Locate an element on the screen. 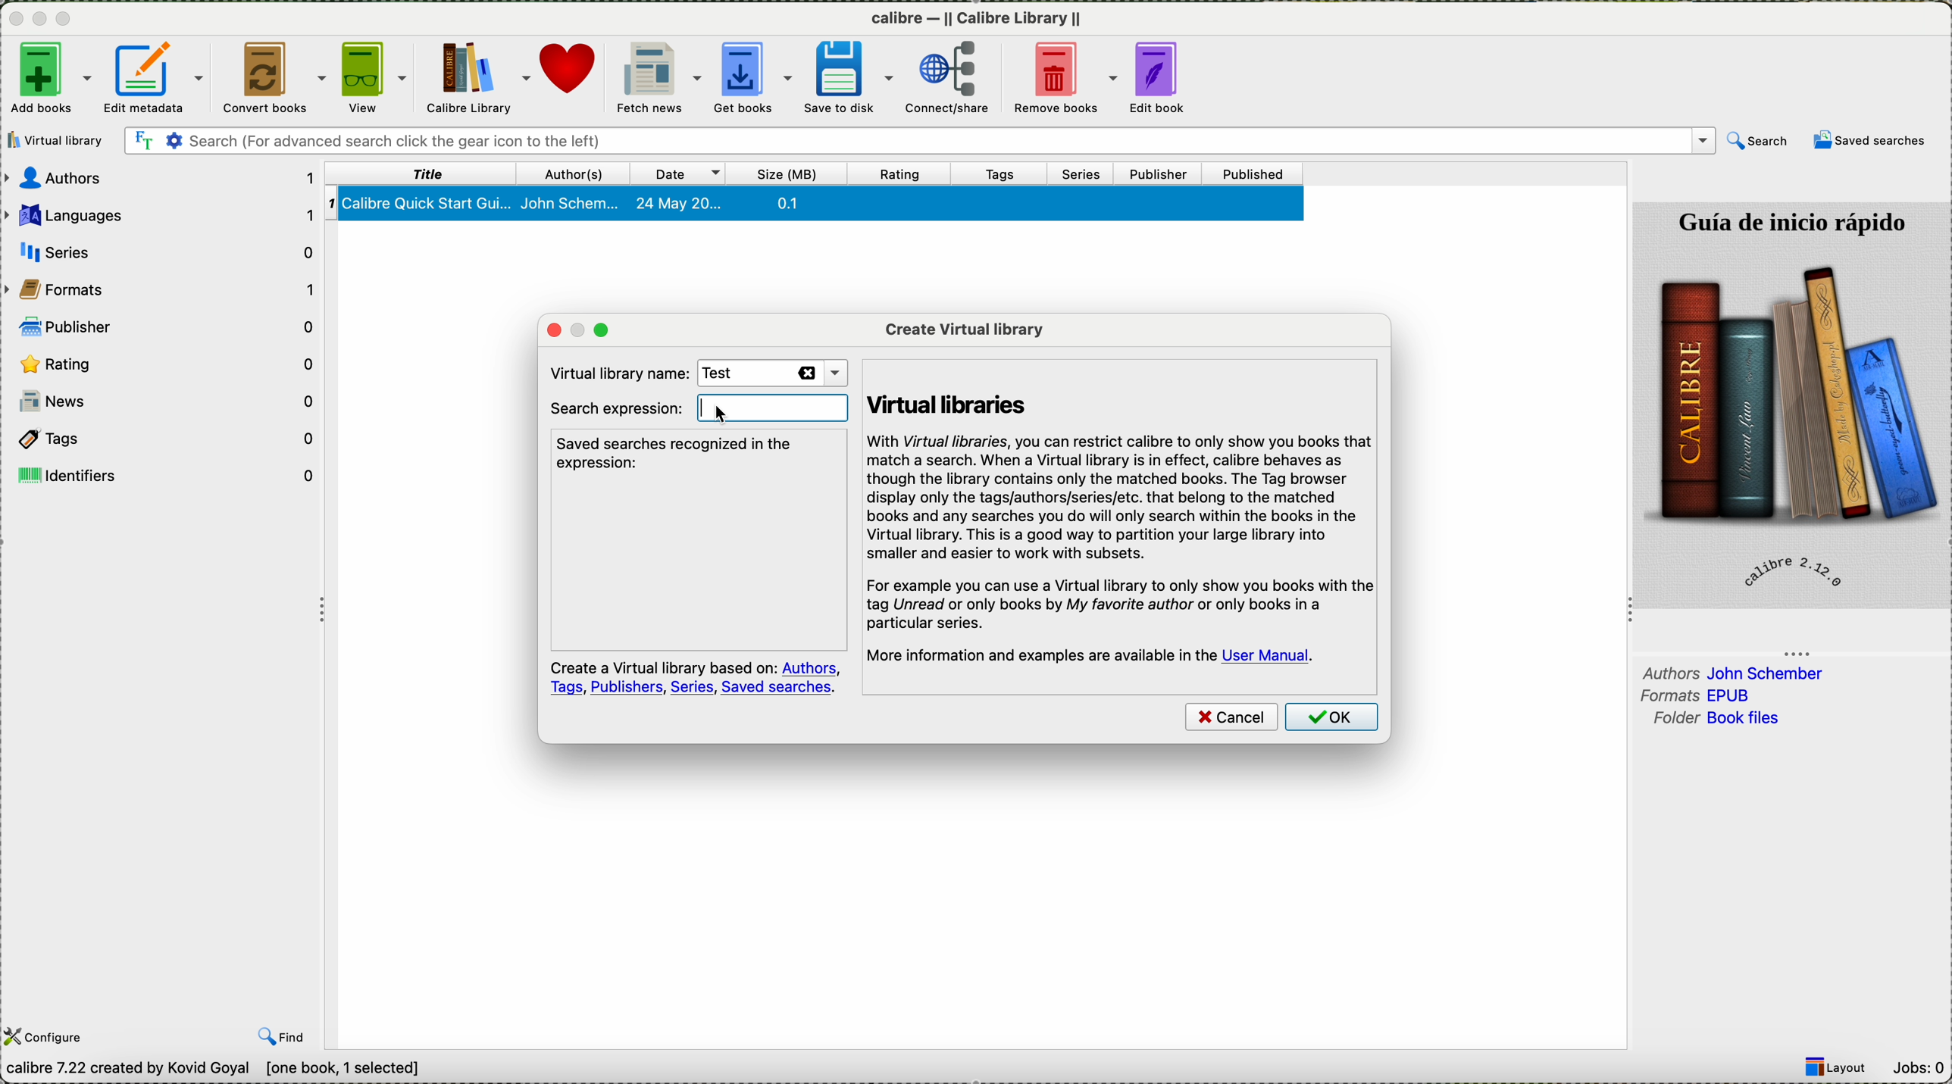 This screenshot has width=1952, height=1084. minimize is located at coordinates (40, 23).